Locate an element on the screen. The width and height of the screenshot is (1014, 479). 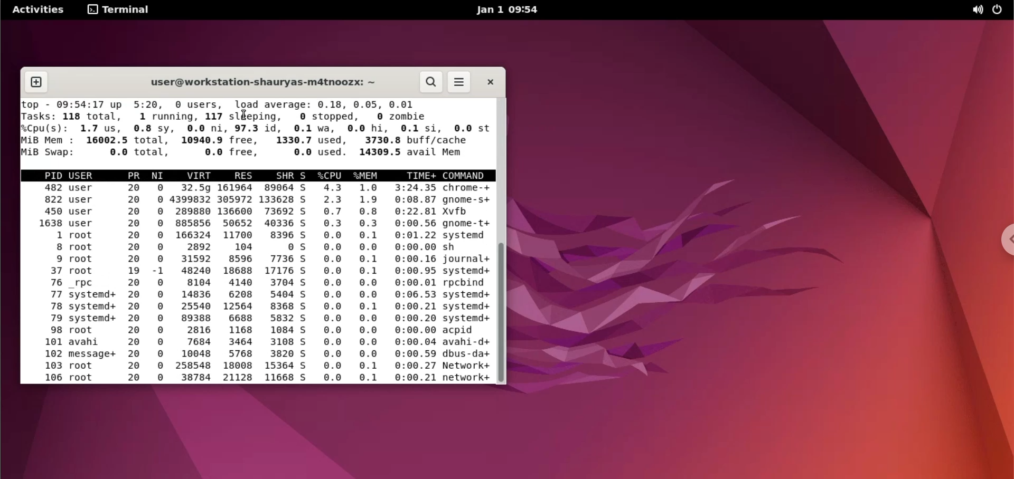
chrome options is located at coordinates (1004, 240).